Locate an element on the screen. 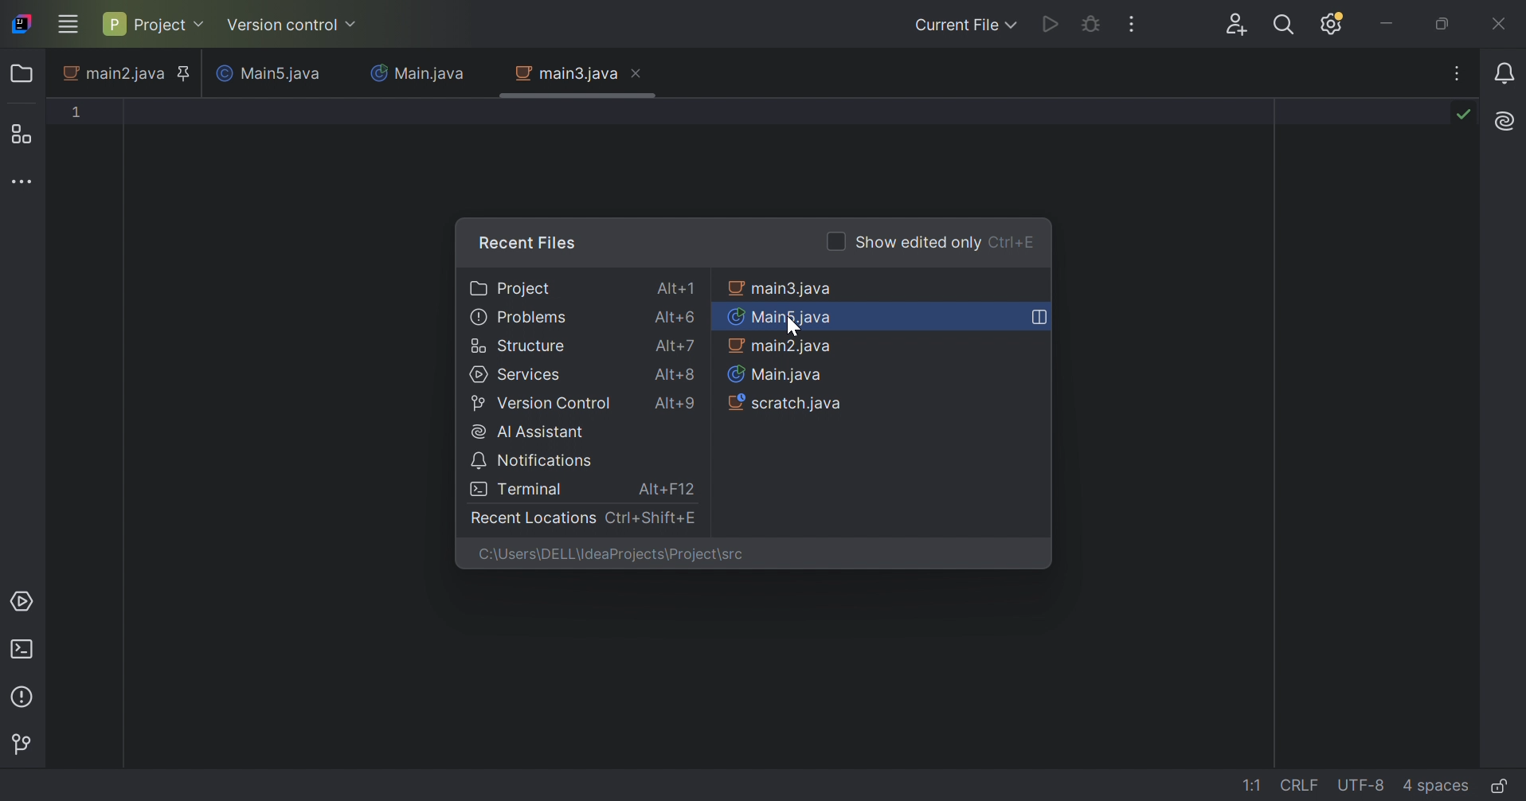  Run is located at coordinates (1051, 25).